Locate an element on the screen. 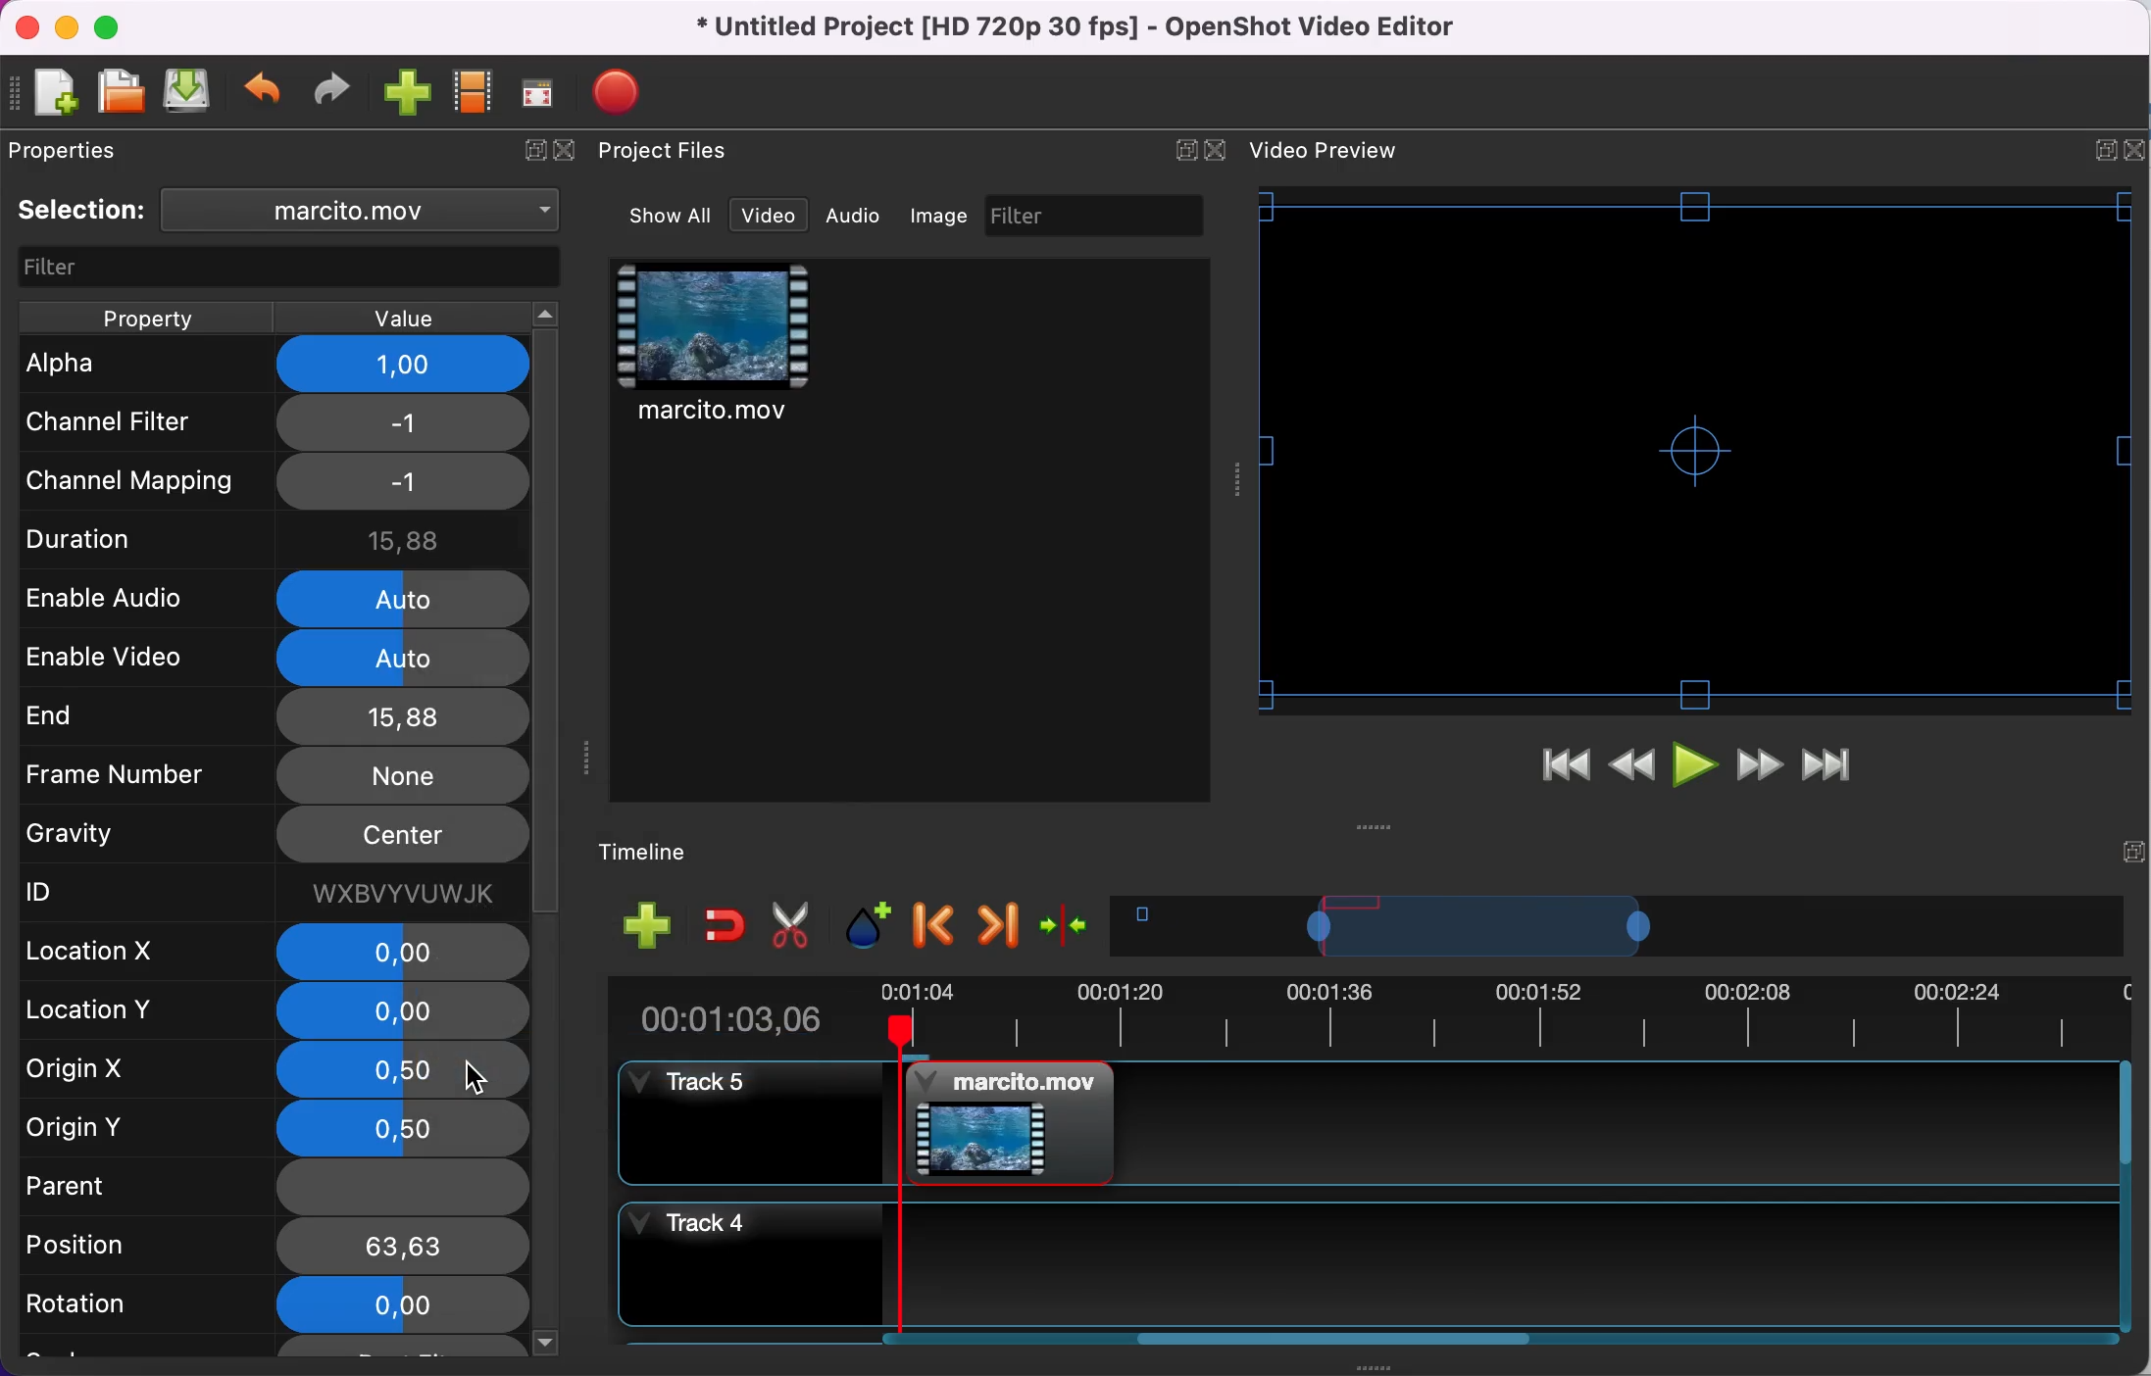 This screenshot has width=2151, height=1376. Close is located at coordinates (2133, 150).